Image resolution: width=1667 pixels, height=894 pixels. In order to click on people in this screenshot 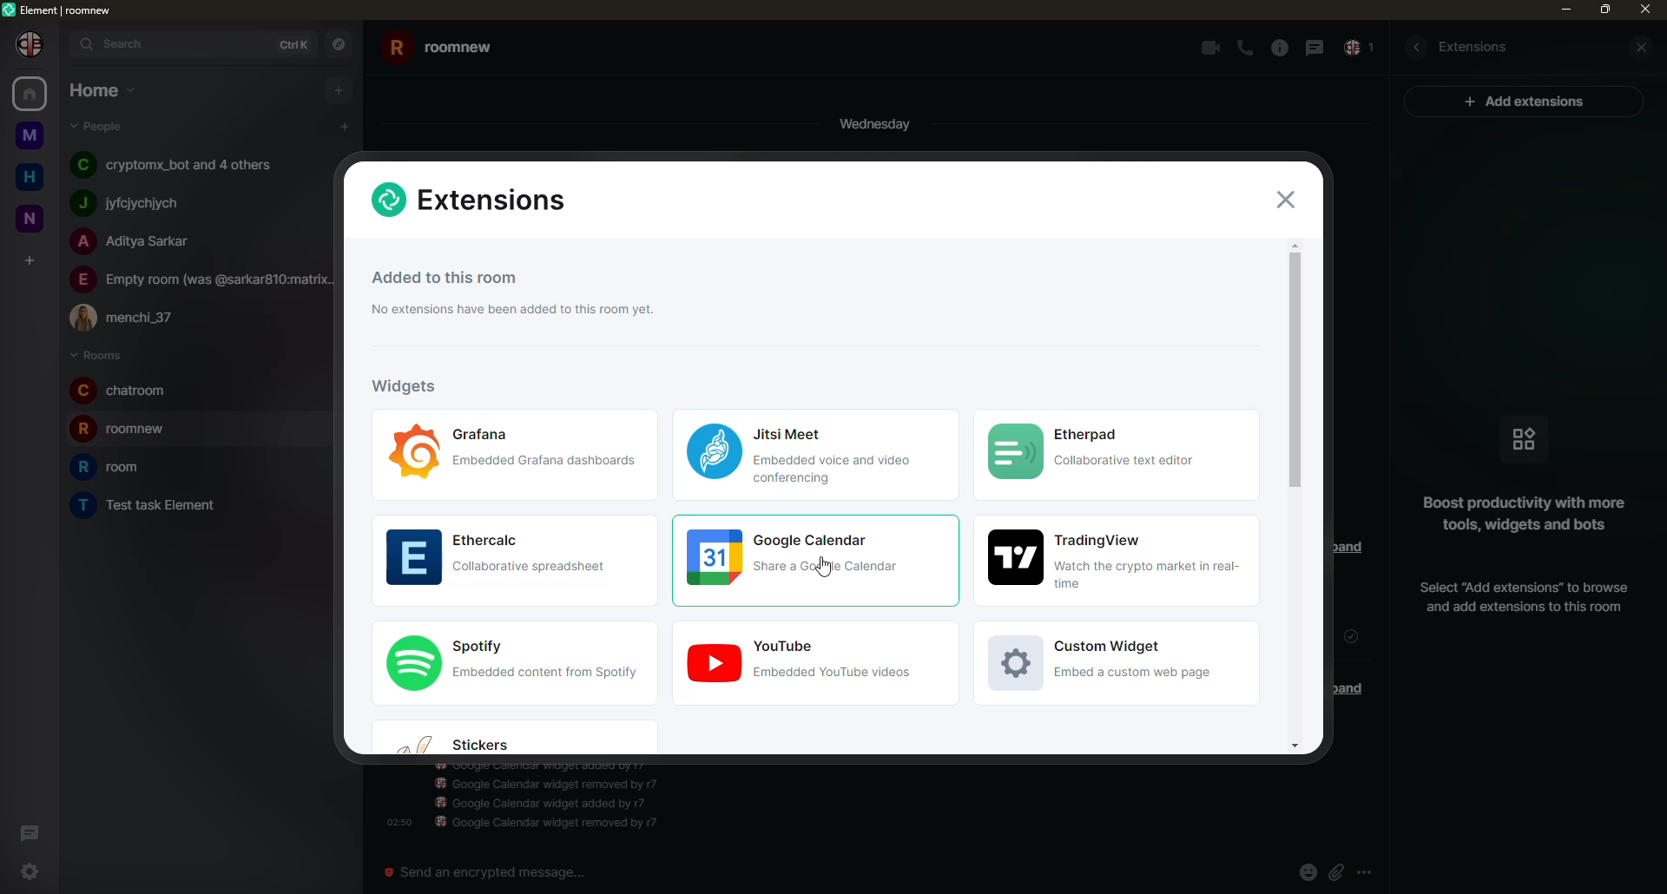, I will do `click(204, 279)`.